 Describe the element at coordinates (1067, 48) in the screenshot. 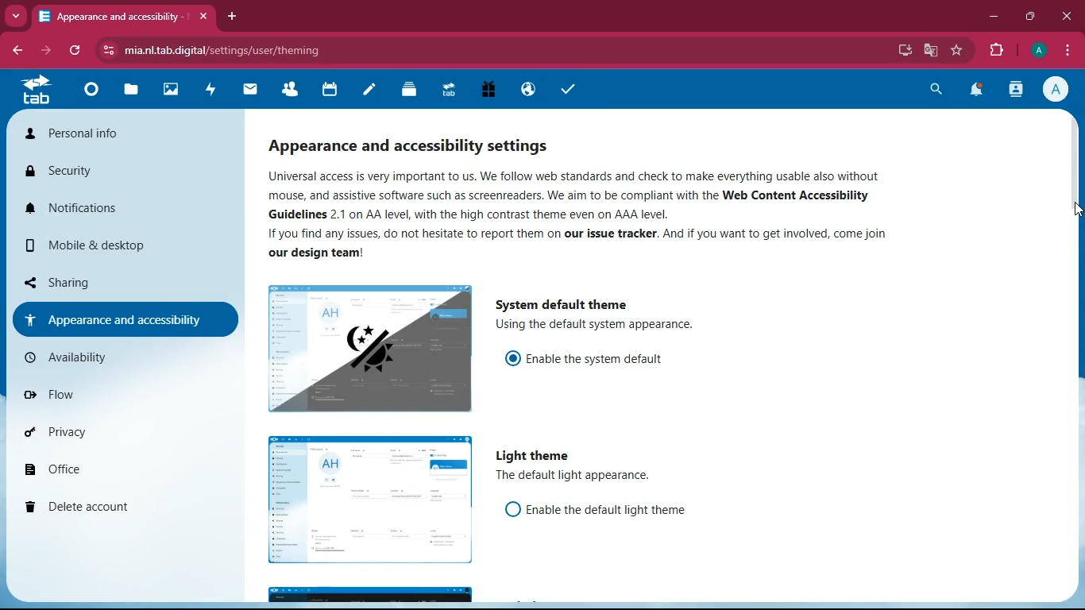

I see `menu` at that location.